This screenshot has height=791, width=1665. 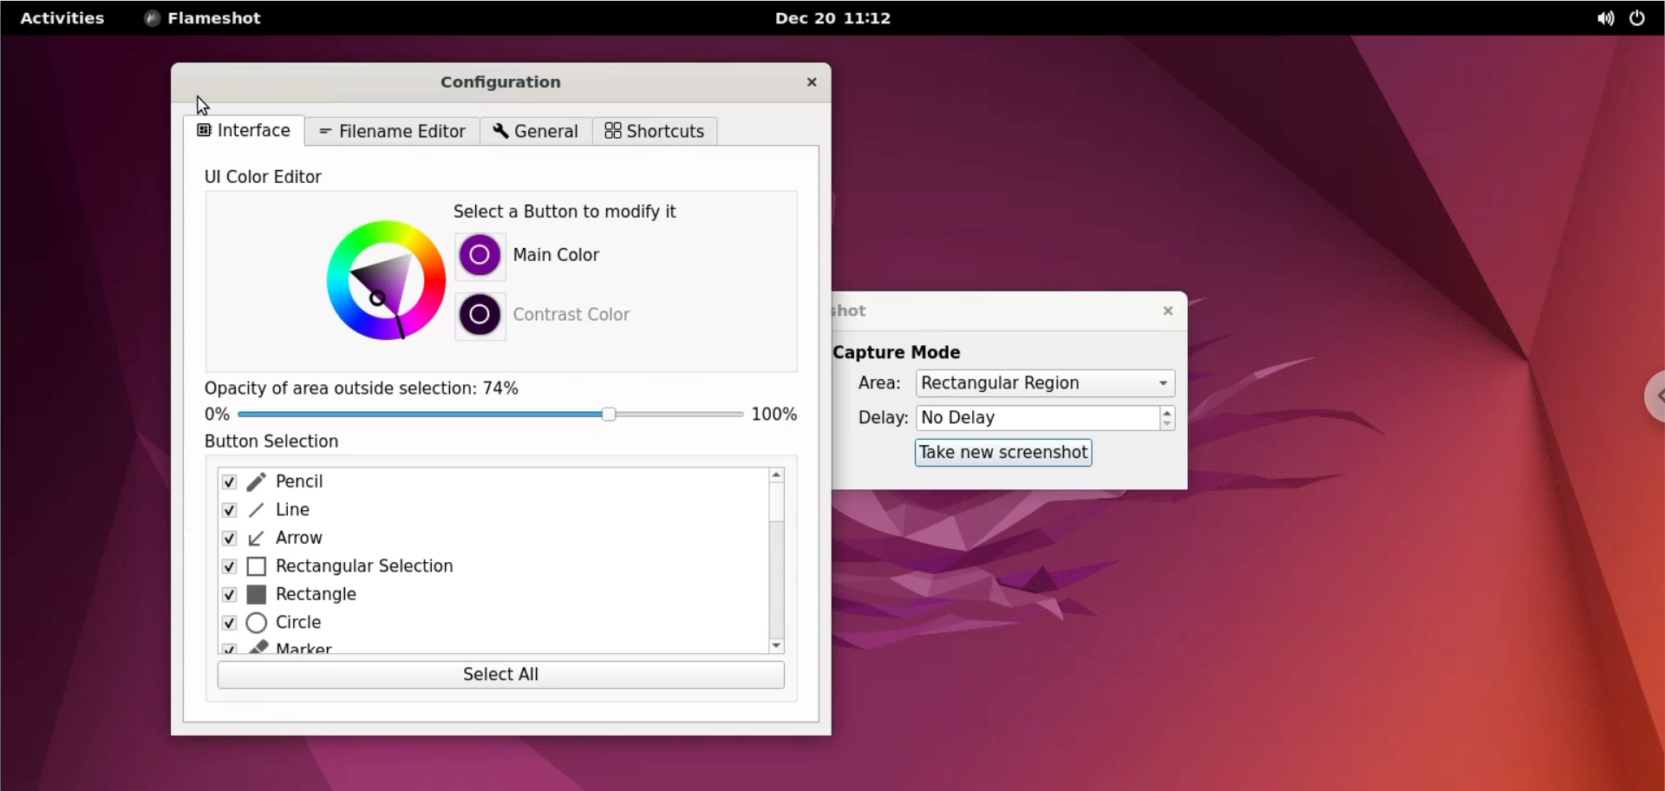 What do you see at coordinates (488, 415) in the screenshot?
I see `opacity percentage slider` at bounding box center [488, 415].